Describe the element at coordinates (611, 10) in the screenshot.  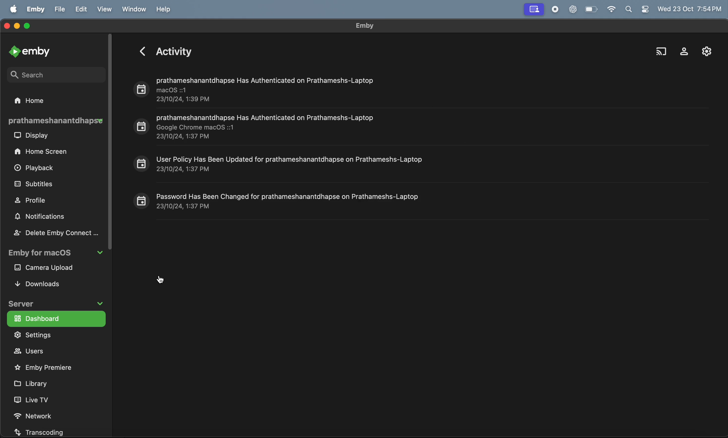
I see `wifi` at that location.